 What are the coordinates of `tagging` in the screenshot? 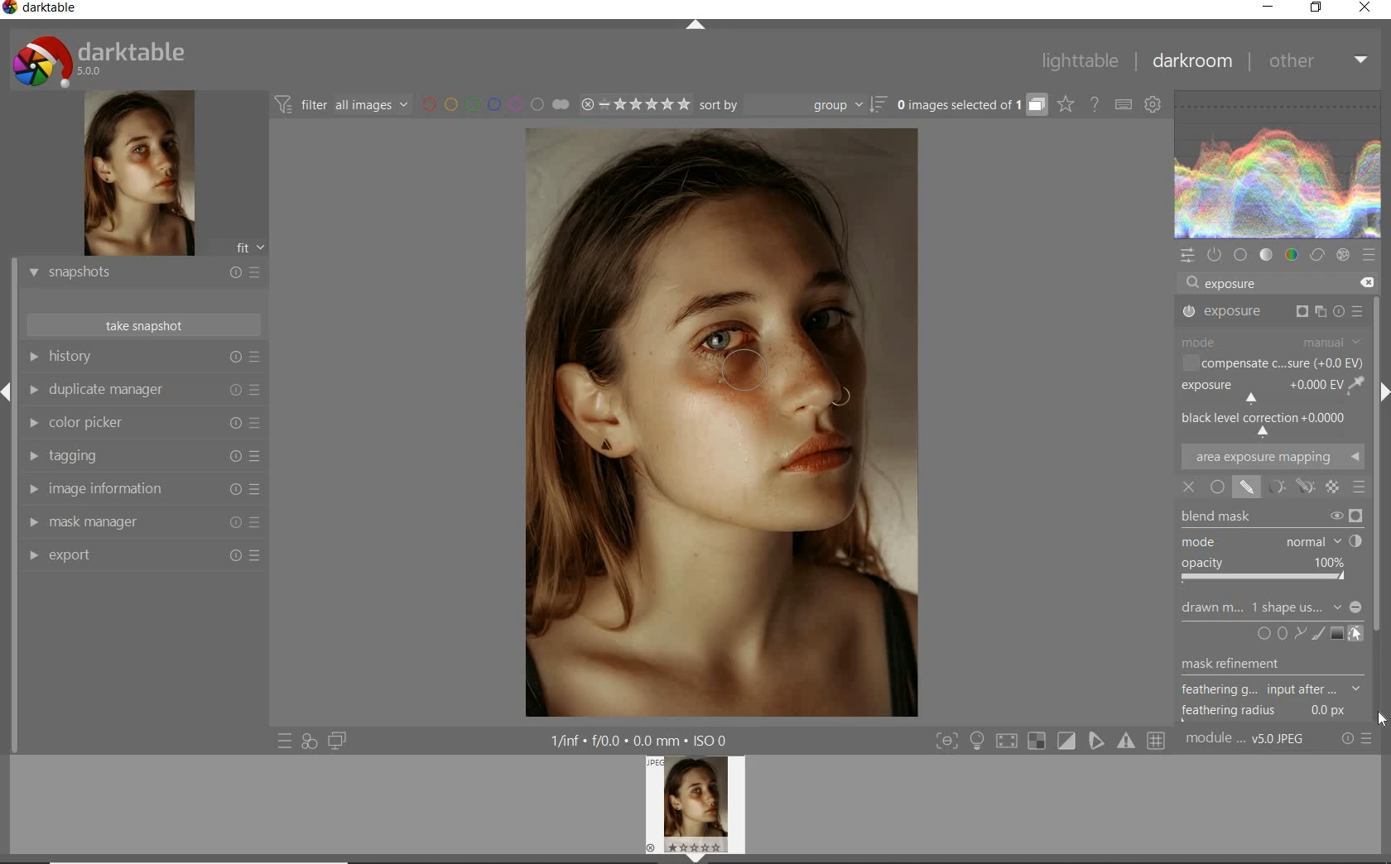 It's located at (142, 454).